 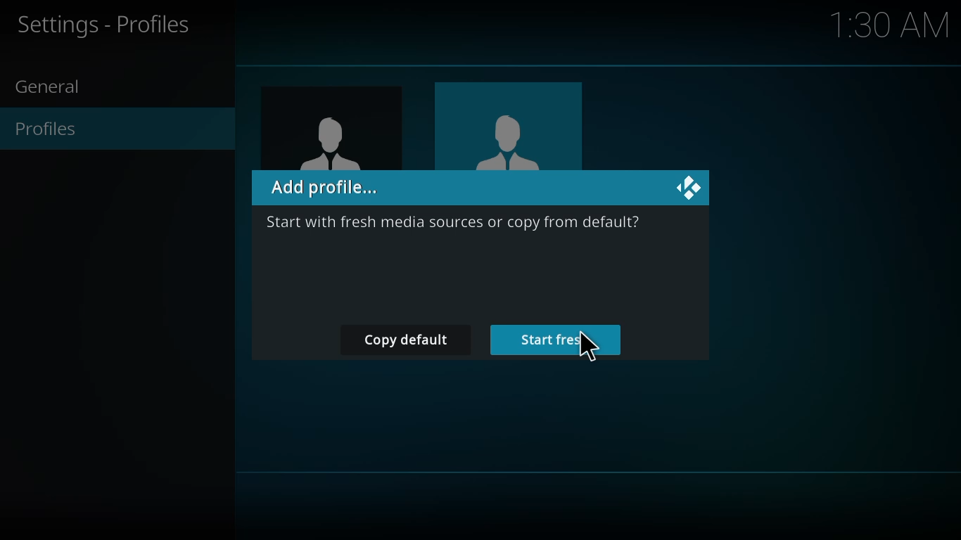 What do you see at coordinates (55, 88) in the screenshot?
I see `general` at bounding box center [55, 88].